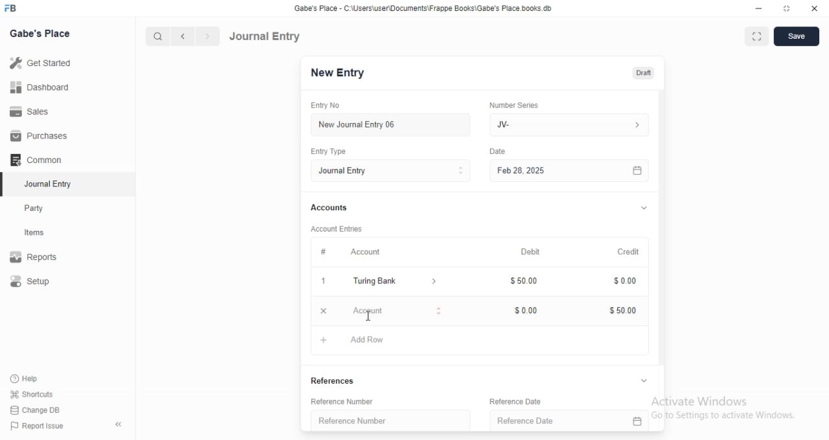  I want to click on Account, so click(356, 253).